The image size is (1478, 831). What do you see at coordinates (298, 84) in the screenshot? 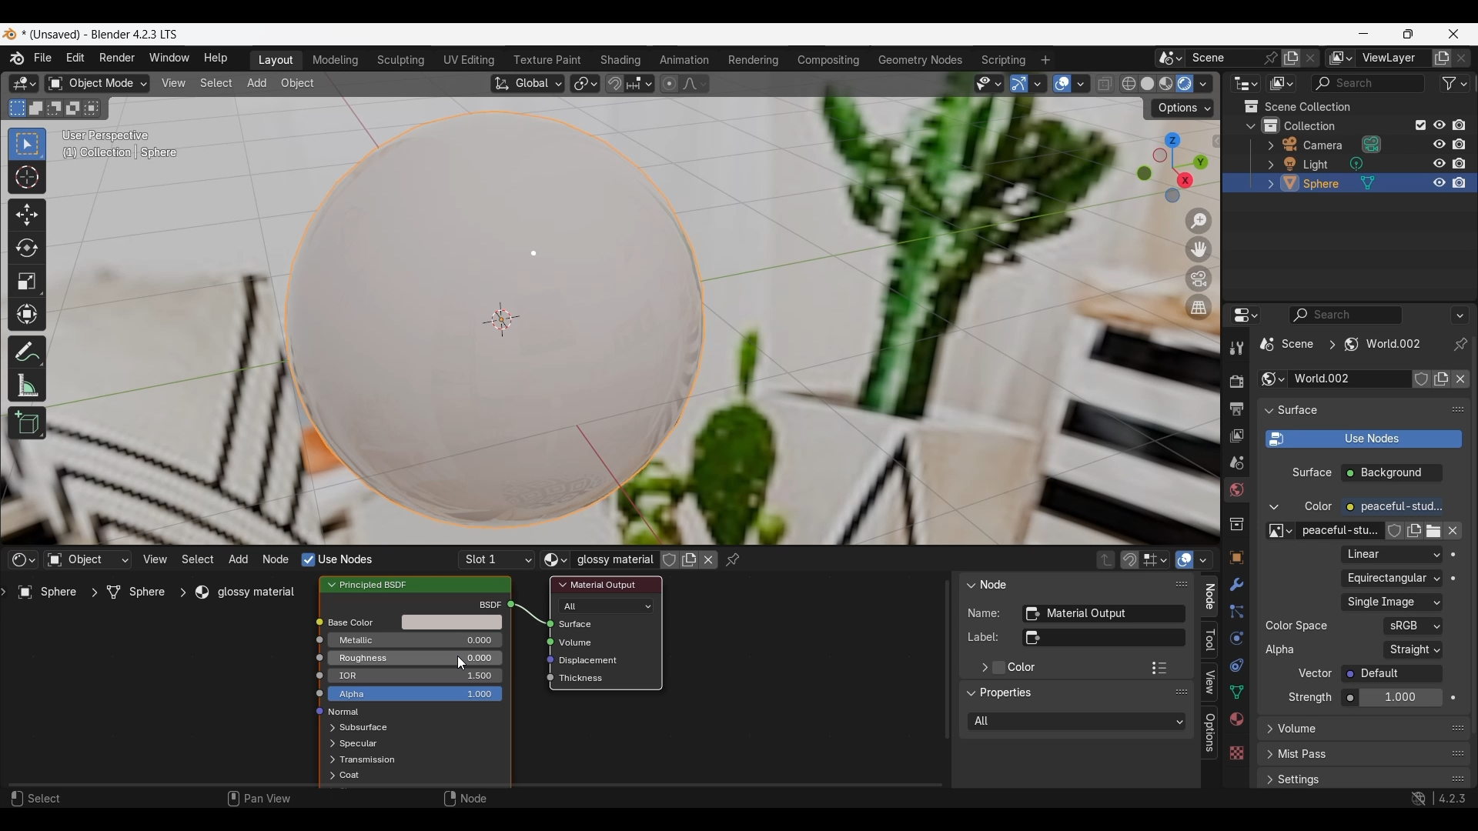
I see `Object menu` at bounding box center [298, 84].